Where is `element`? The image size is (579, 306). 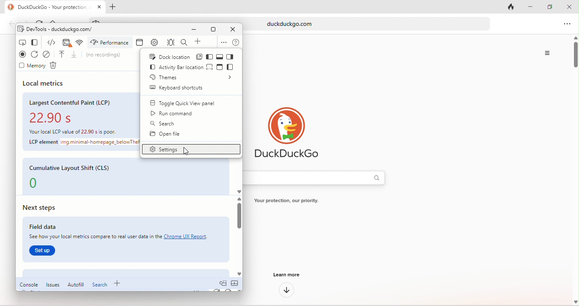 element is located at coordinates (51, 41).